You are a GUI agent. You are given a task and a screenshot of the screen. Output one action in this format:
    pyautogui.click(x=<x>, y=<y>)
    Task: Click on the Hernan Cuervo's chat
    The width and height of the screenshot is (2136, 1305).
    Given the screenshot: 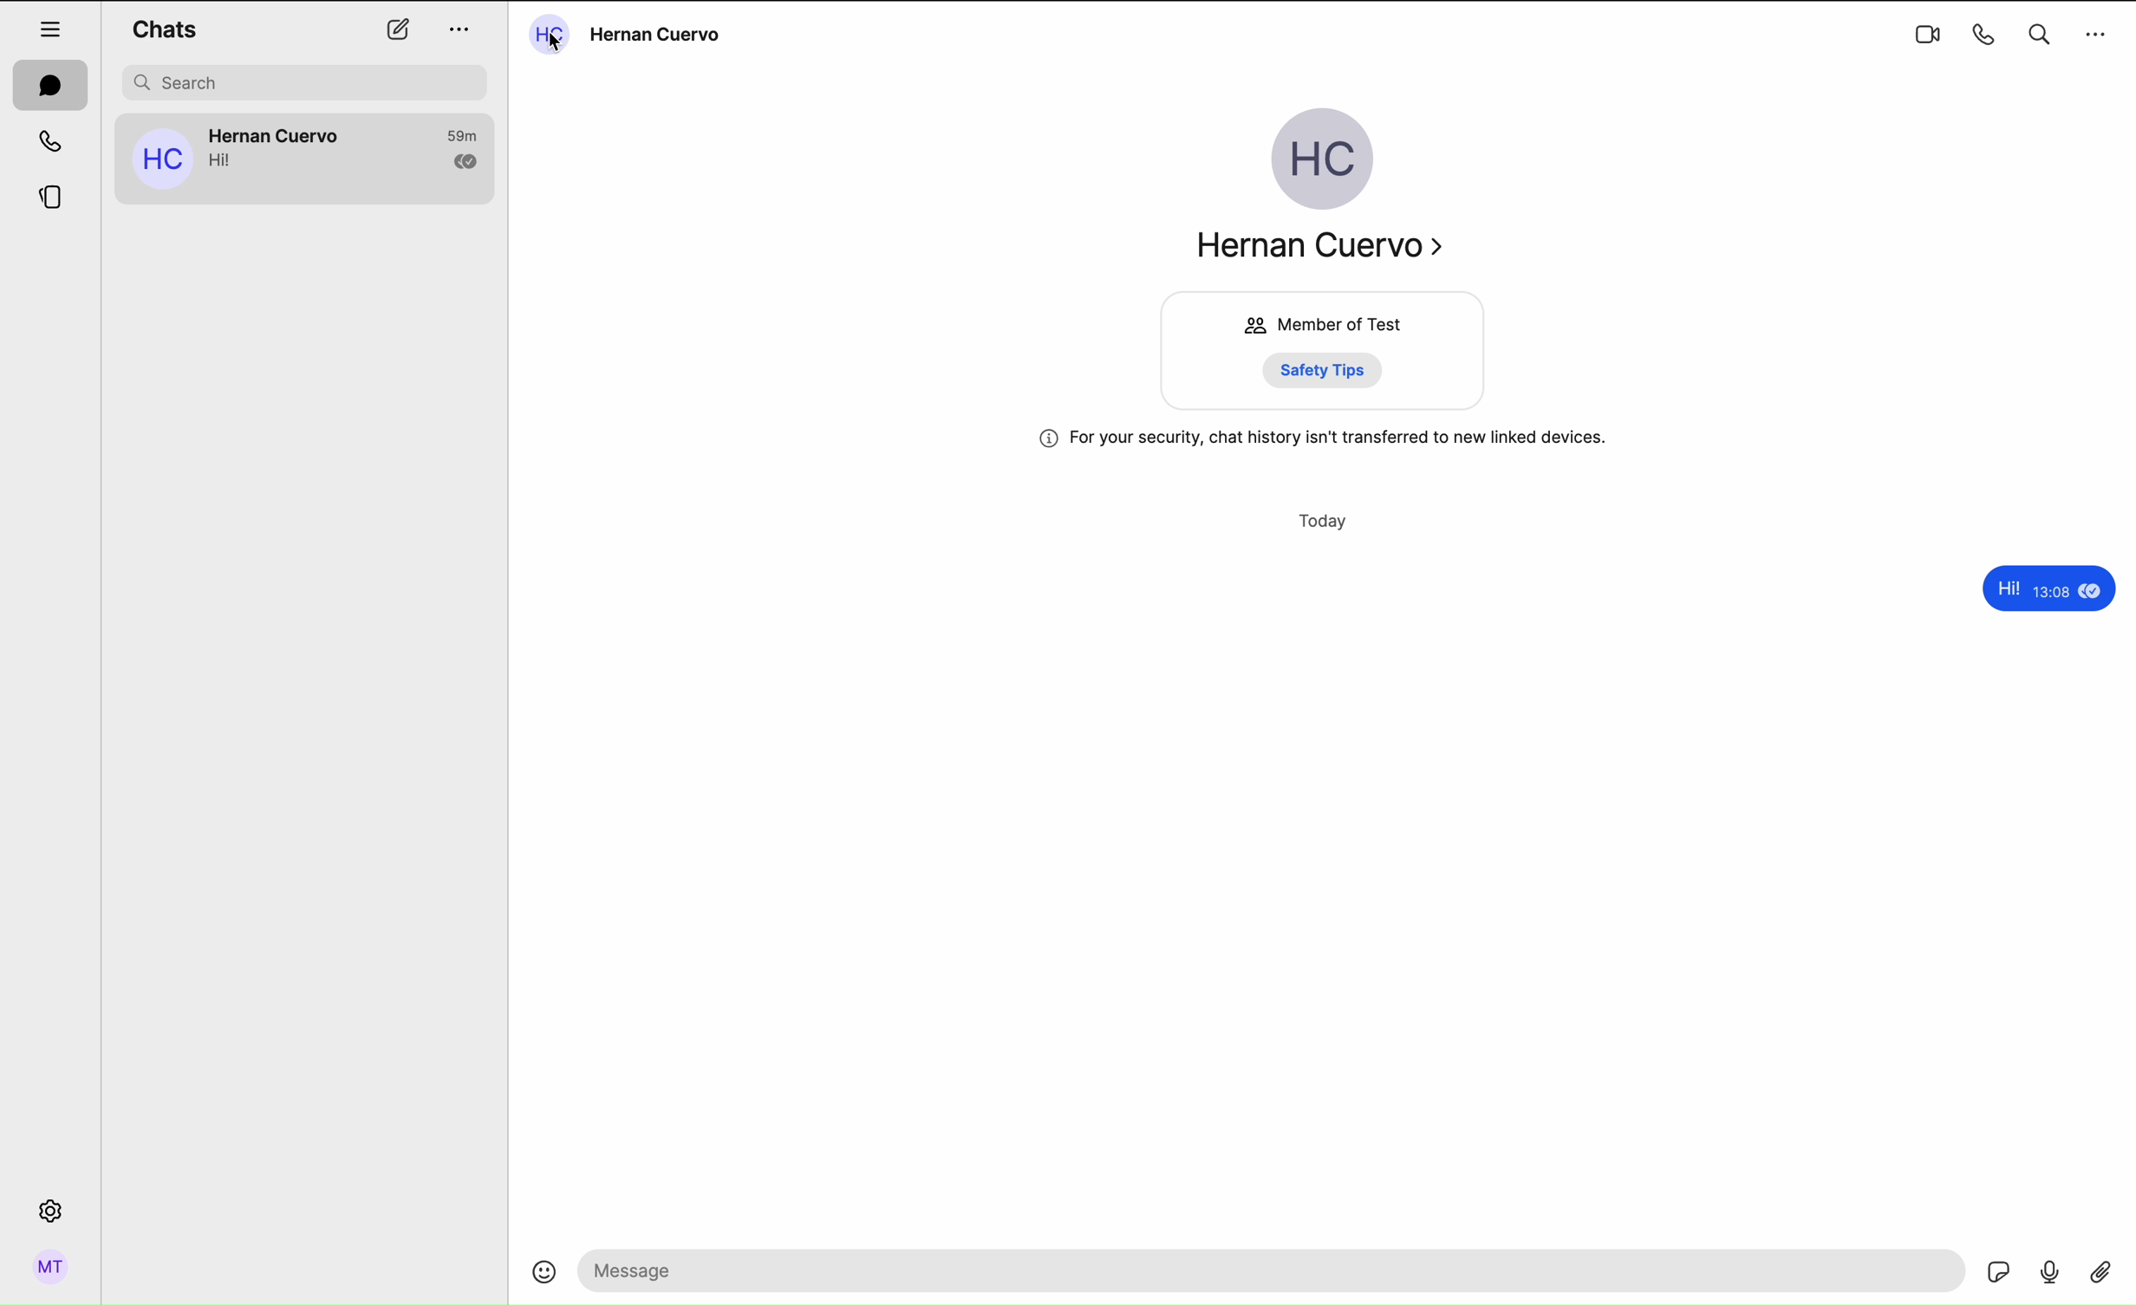 What is the action you would take?
    pyautogui.click(x=303, y=154)
    